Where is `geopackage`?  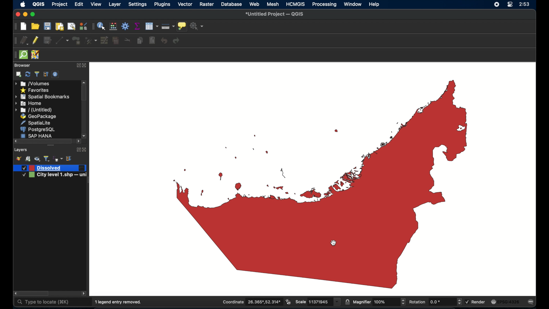 geopackage is located at coordinates (39, 116).